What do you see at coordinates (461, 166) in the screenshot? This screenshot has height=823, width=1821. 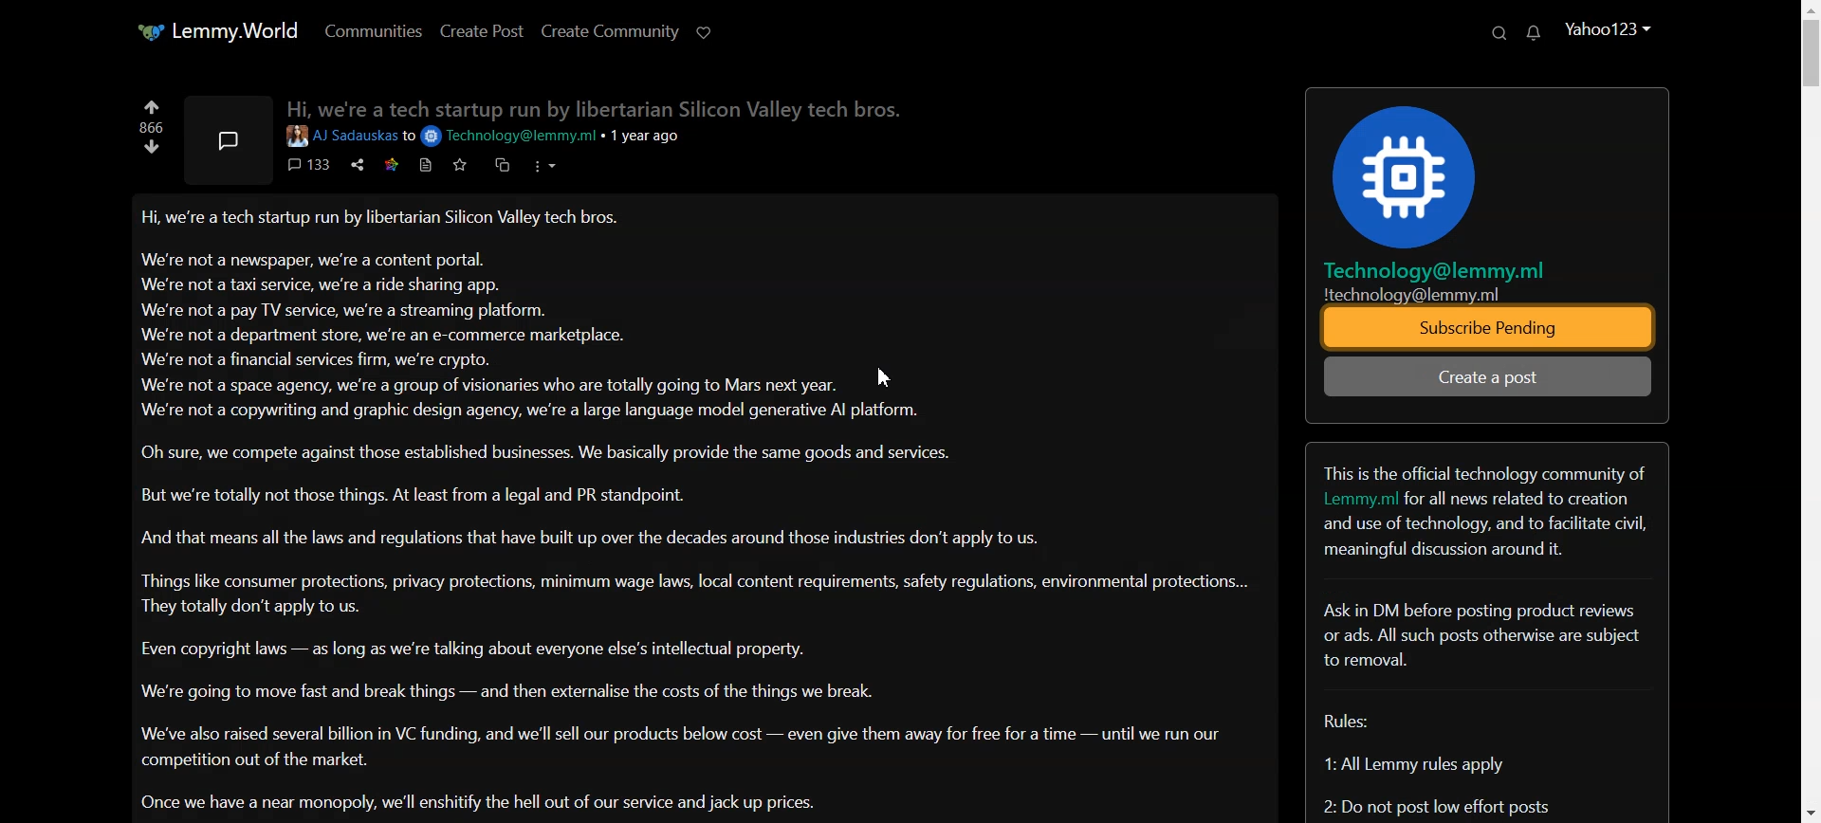 I see `Favorite` at bounding box center [461, 166].